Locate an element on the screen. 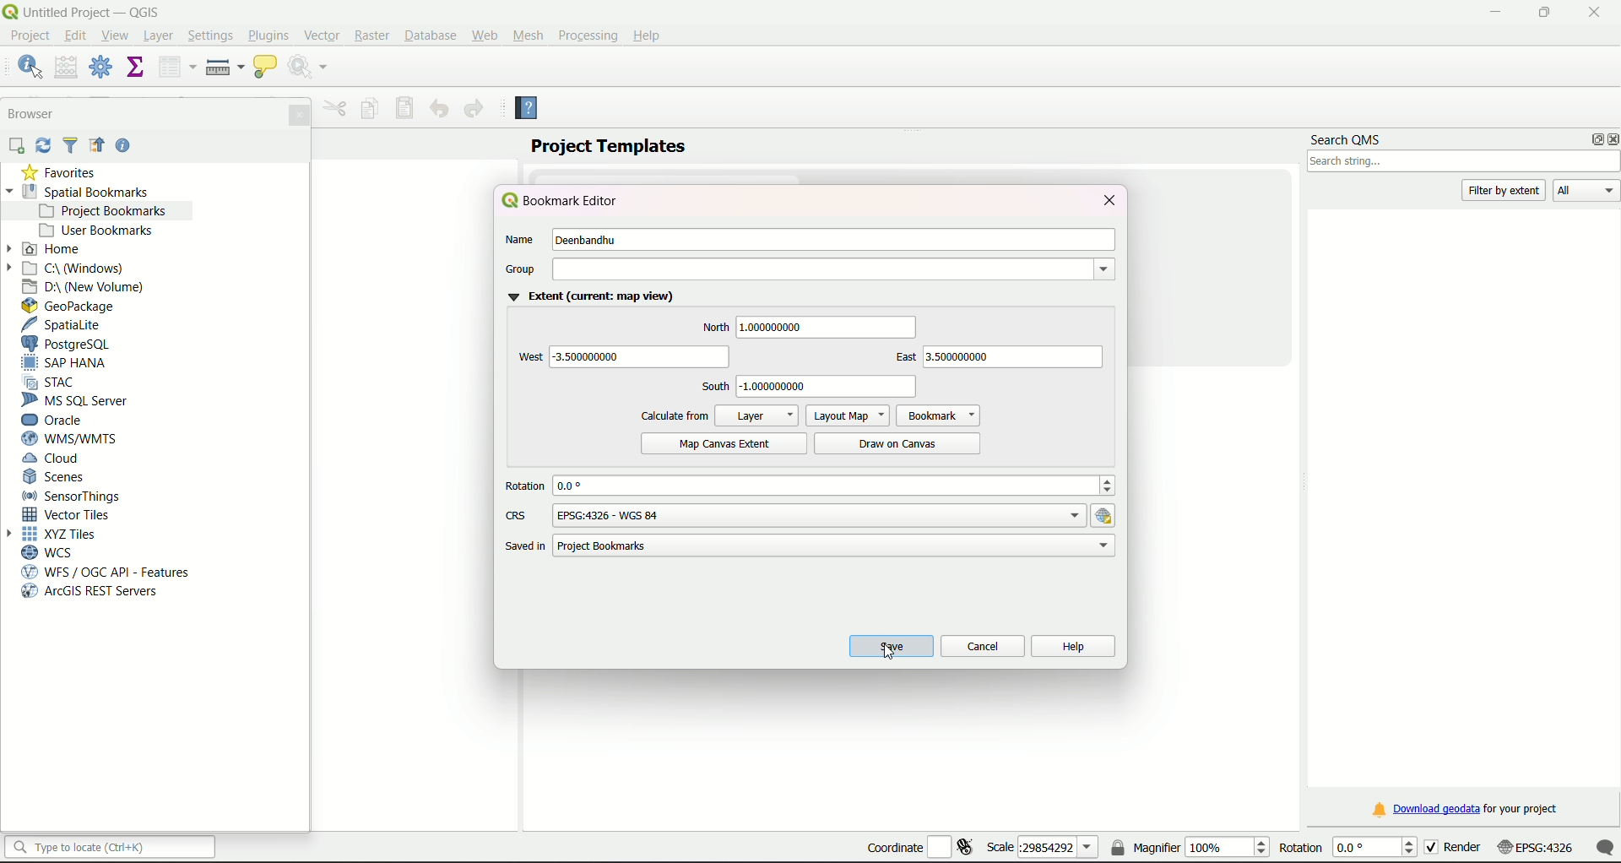  Help is located at coordinates (124, 147).